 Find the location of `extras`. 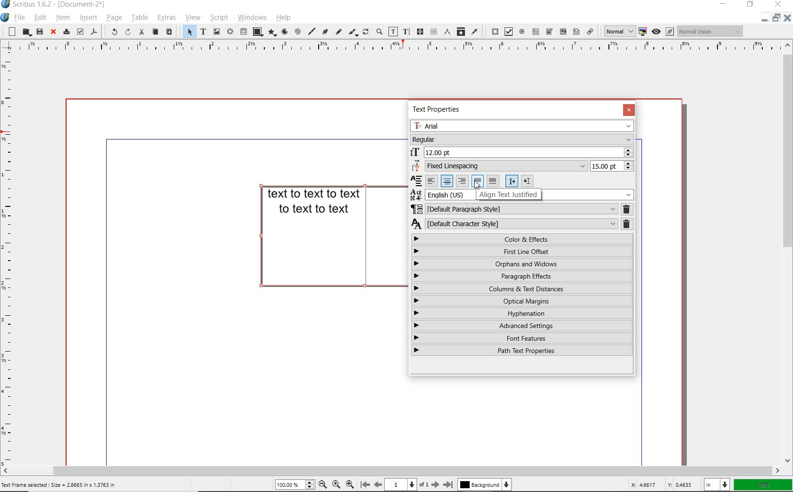

extras is located at coordinates (167, 18).